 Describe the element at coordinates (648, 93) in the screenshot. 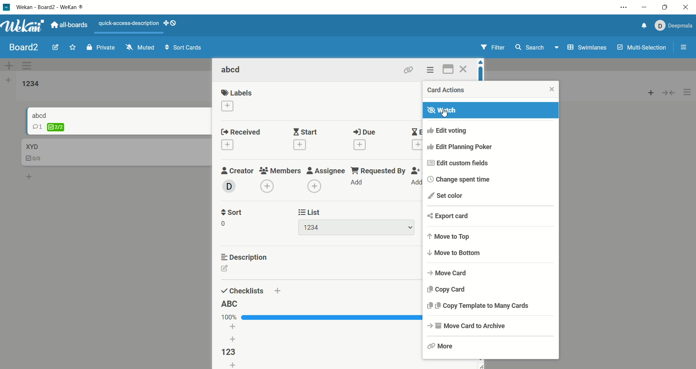

I see `add` at that location.